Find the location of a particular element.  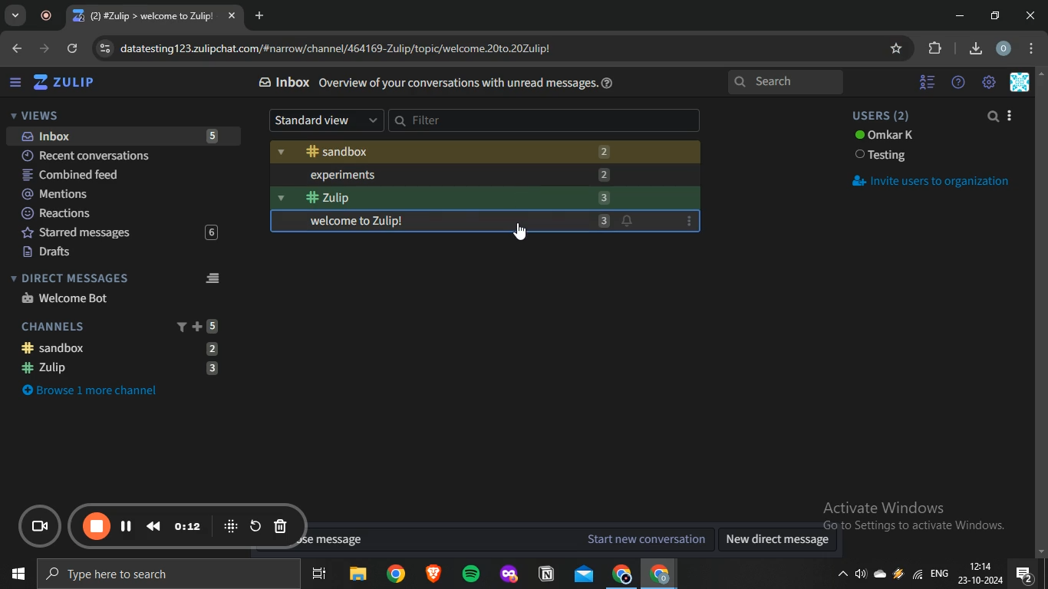

new tab is located at coordinates (262, 15).